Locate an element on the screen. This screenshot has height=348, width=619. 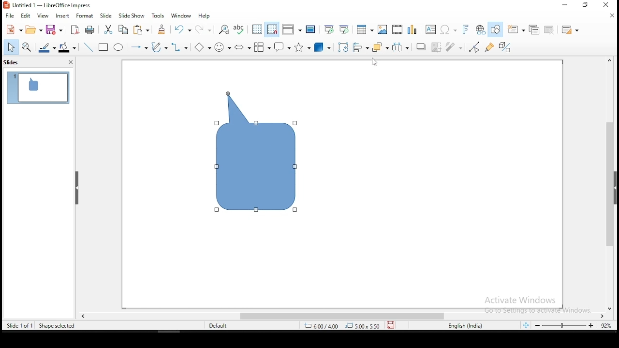
scroll bar is located at coordinates (609, 183).